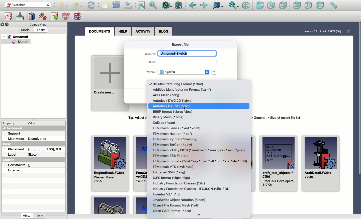 The image size is (361, 219). I want to click on Scroll, so click(359, 98).